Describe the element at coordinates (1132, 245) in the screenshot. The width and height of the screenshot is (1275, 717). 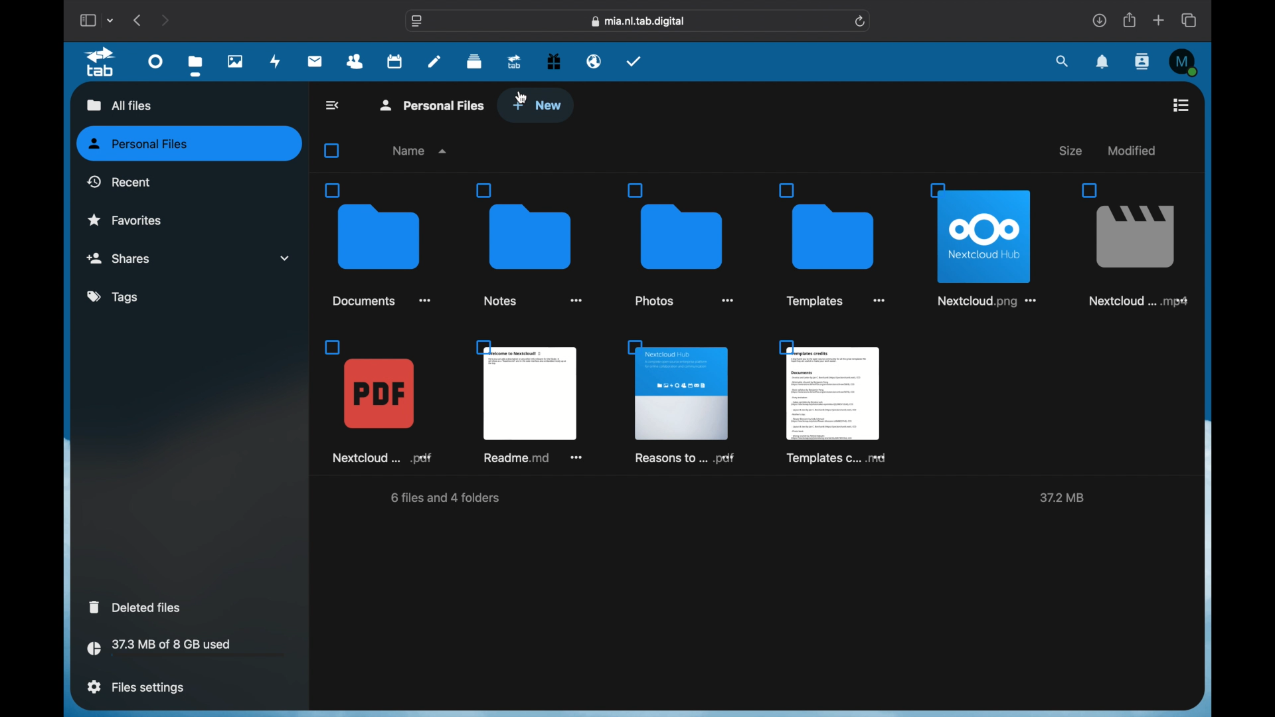
I see `file` at that location.